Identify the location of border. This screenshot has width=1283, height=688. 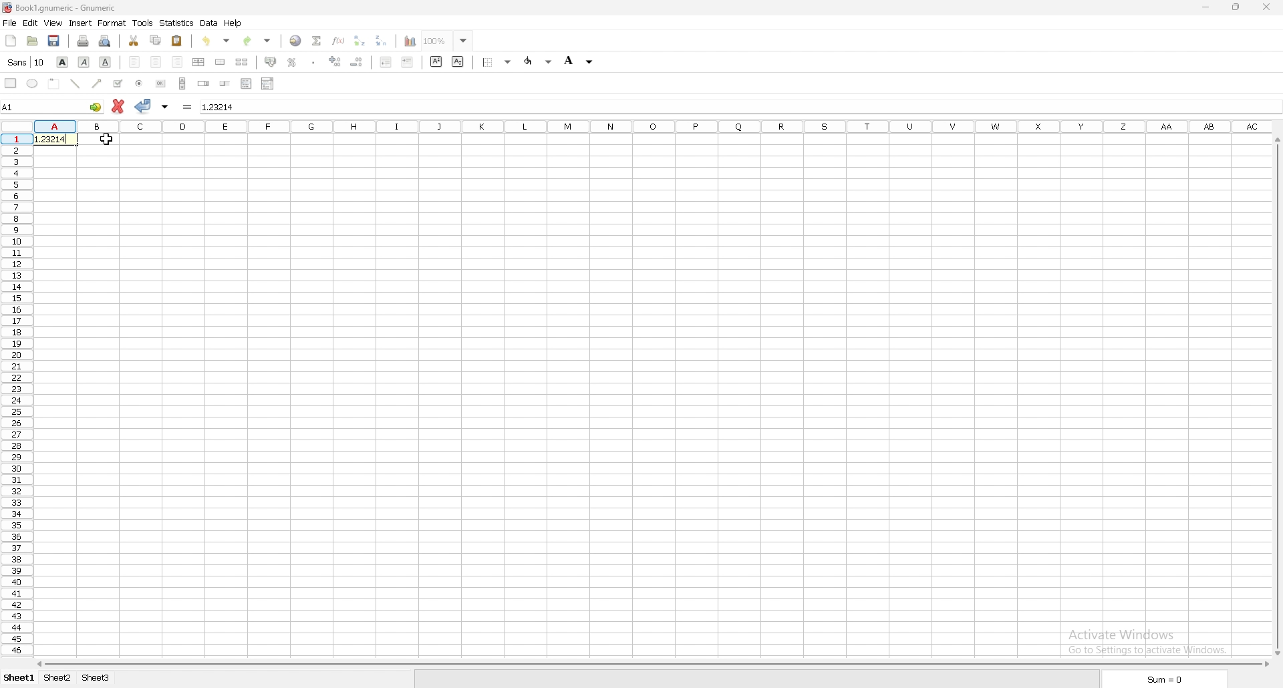
(496, 63).